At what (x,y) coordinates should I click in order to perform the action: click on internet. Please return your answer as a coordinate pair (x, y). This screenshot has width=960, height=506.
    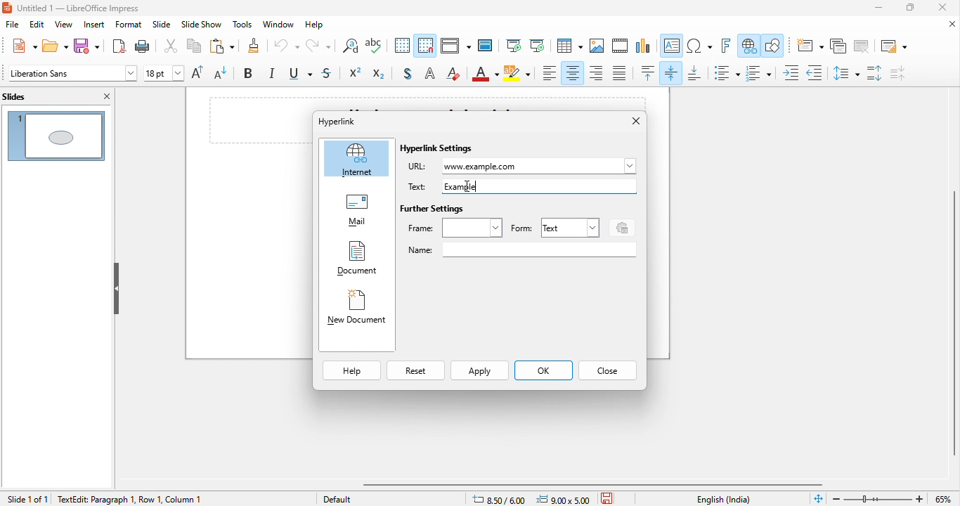
    Looking at the image, I should click on (357, 159).